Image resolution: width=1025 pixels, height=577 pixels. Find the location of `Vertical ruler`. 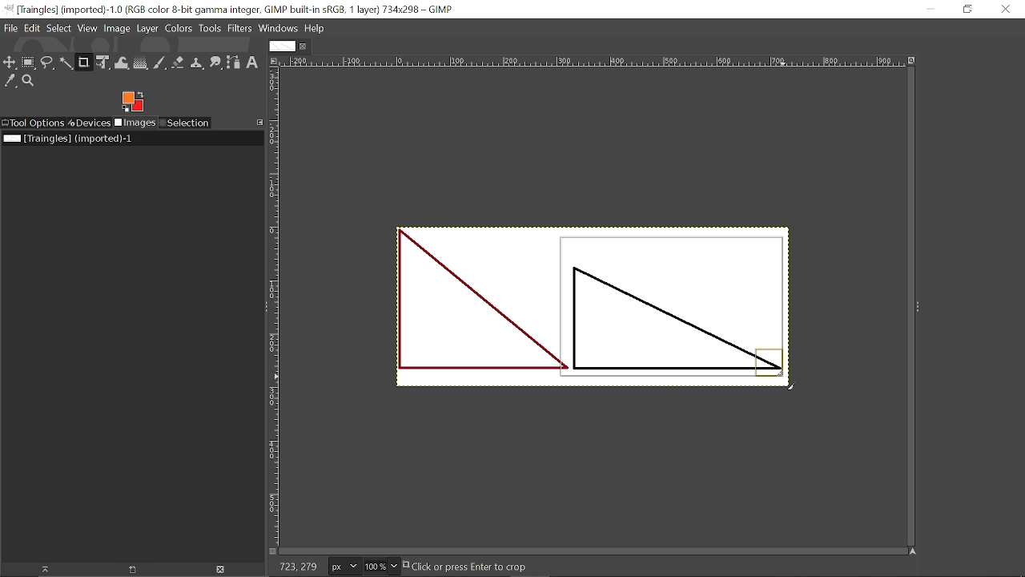

Vertical ruler is located at coordinates (274, 305).